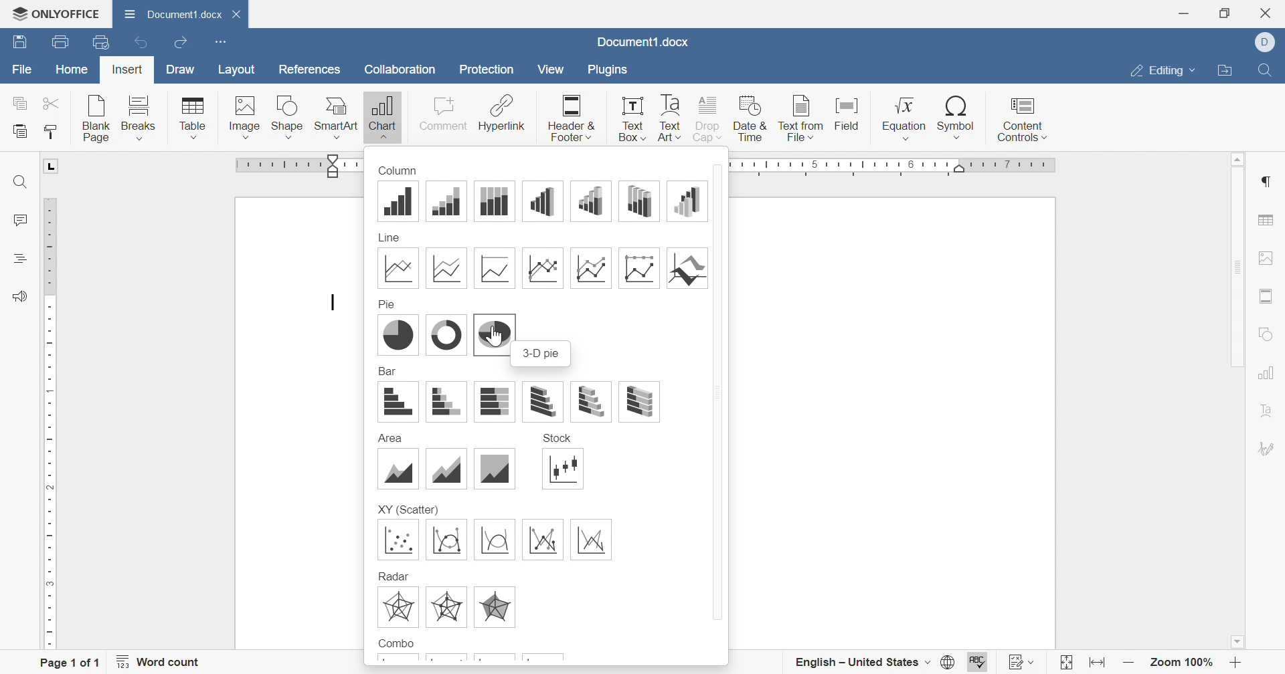 Image resolution: width=1285 pixels, height=674 pixels. I want to click on Content Controls, so click(1023, 119).